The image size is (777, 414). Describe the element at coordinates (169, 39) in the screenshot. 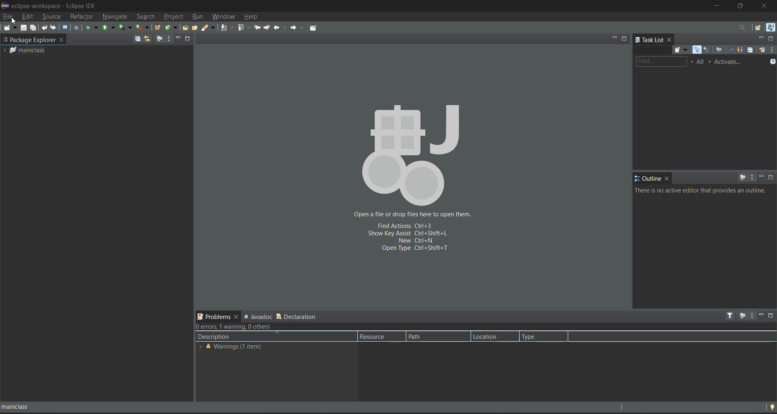

I see `view menu` at that location.